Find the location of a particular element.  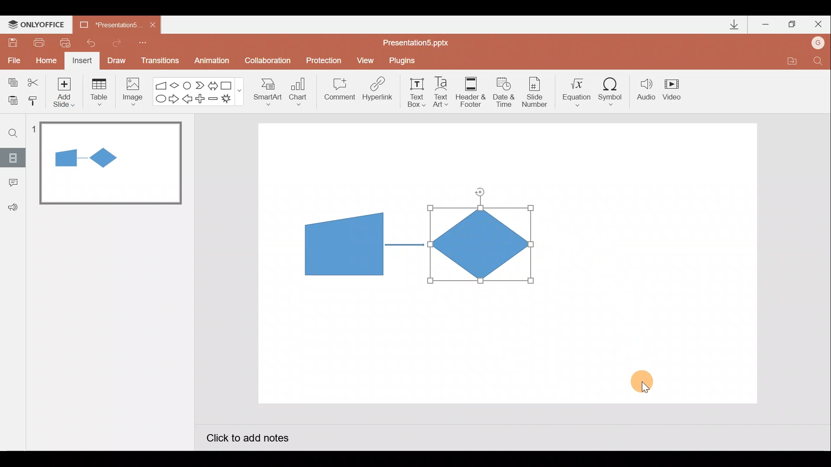

Paste is located at coordinates (10, 99).